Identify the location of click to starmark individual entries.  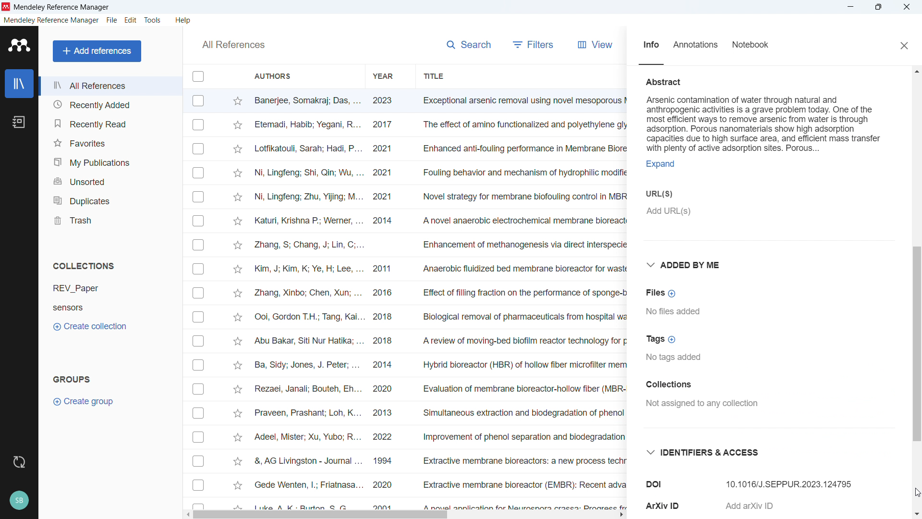
(238, 366).